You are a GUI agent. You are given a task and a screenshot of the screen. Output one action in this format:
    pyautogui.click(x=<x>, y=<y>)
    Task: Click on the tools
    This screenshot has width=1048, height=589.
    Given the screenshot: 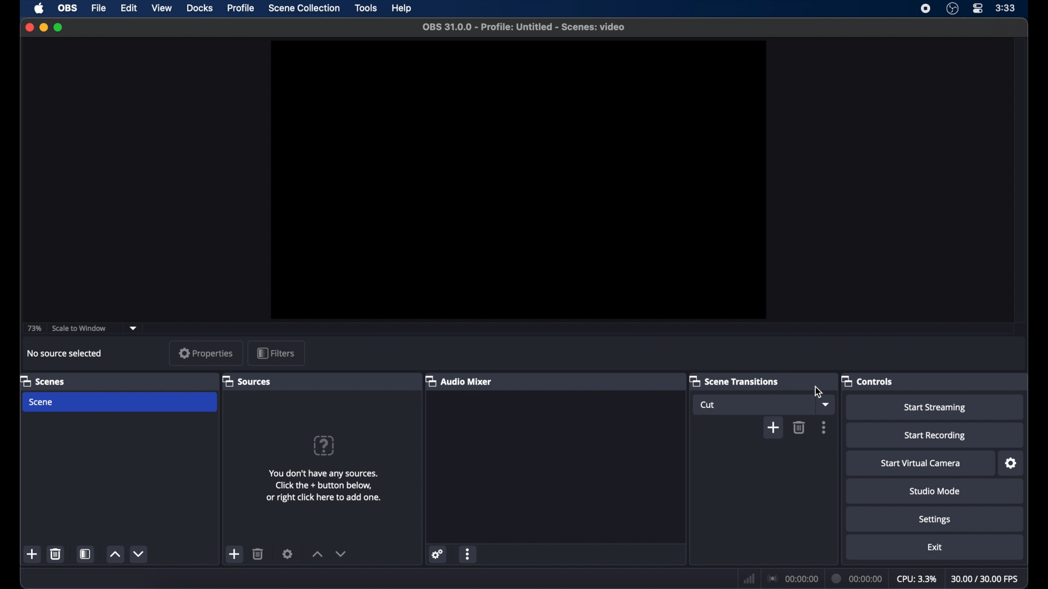 What is the action you would take?
    pyautogui.click(x=366, y=8)
    